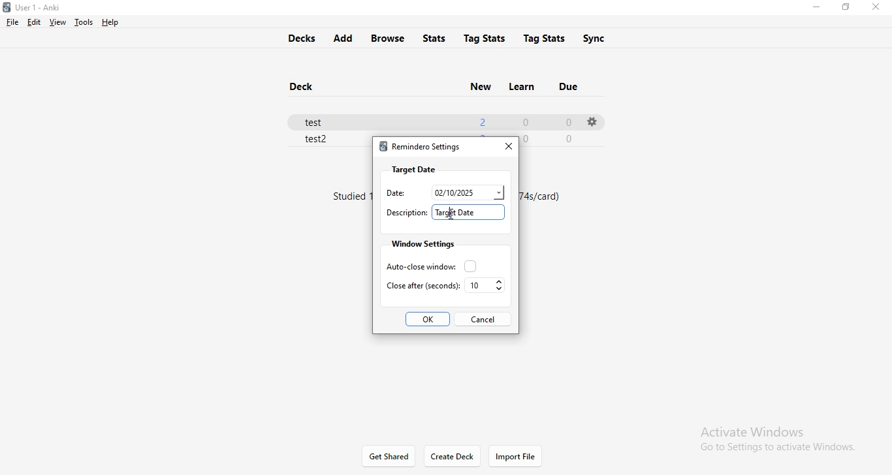  What do you see at coordinates (571, 85) in the screenshot?
I see `due` at bounding box center [571, 85].